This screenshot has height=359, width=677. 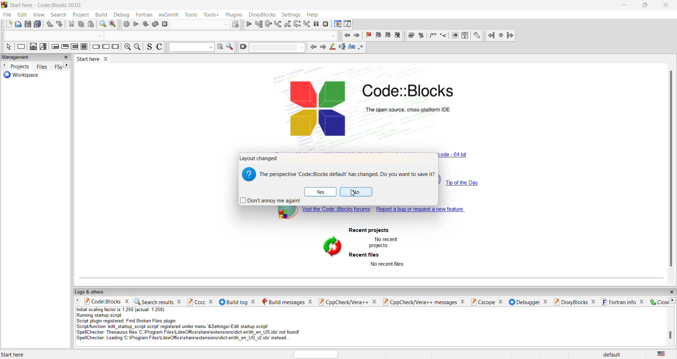 I want to click on multiline comment, so click(x=433, y=36).